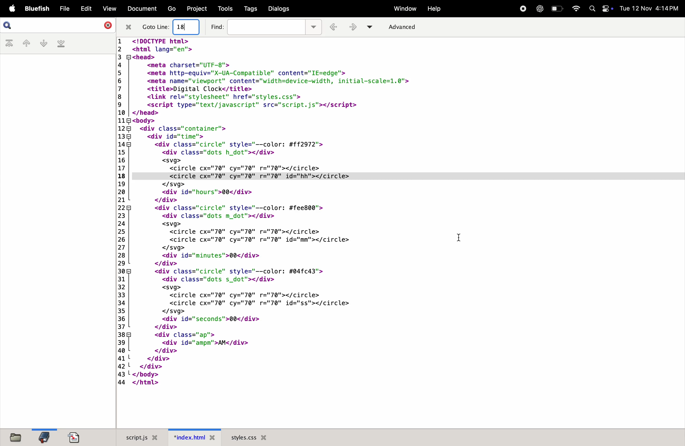 The width and height of the screenshot is (685, 446). What do you see at coordinates (314, 26) in the screenshot?
I see `drop down` at bounding box center [314, 26].